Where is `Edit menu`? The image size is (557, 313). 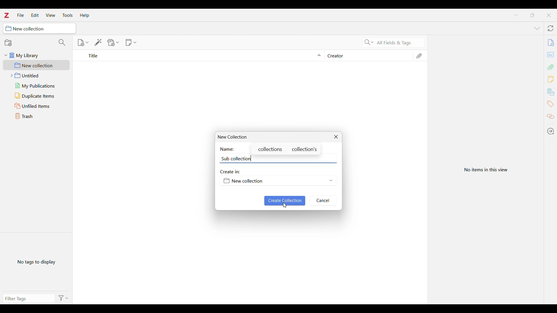 Edit menu is located at coordinates (35, 15).